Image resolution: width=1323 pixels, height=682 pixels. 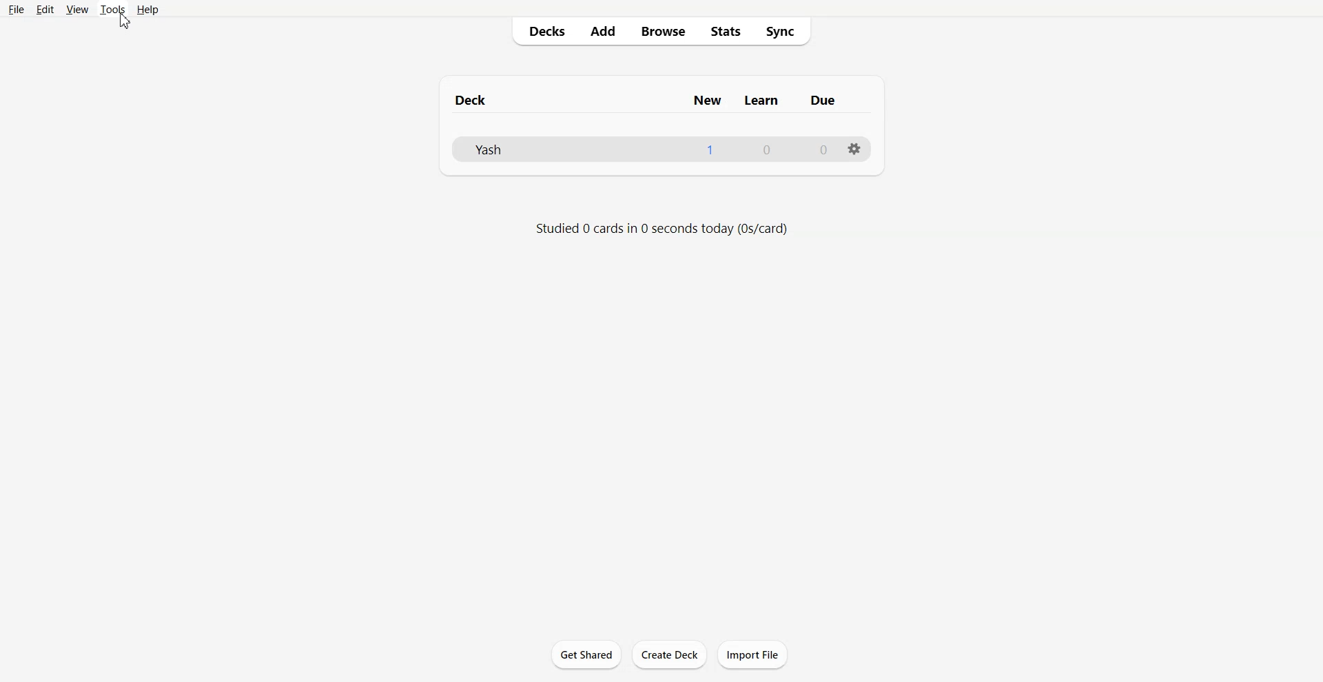 What do you see at coordinates (825, 149) in the screenshot?
I see `0` at bounding box center [825, 149].